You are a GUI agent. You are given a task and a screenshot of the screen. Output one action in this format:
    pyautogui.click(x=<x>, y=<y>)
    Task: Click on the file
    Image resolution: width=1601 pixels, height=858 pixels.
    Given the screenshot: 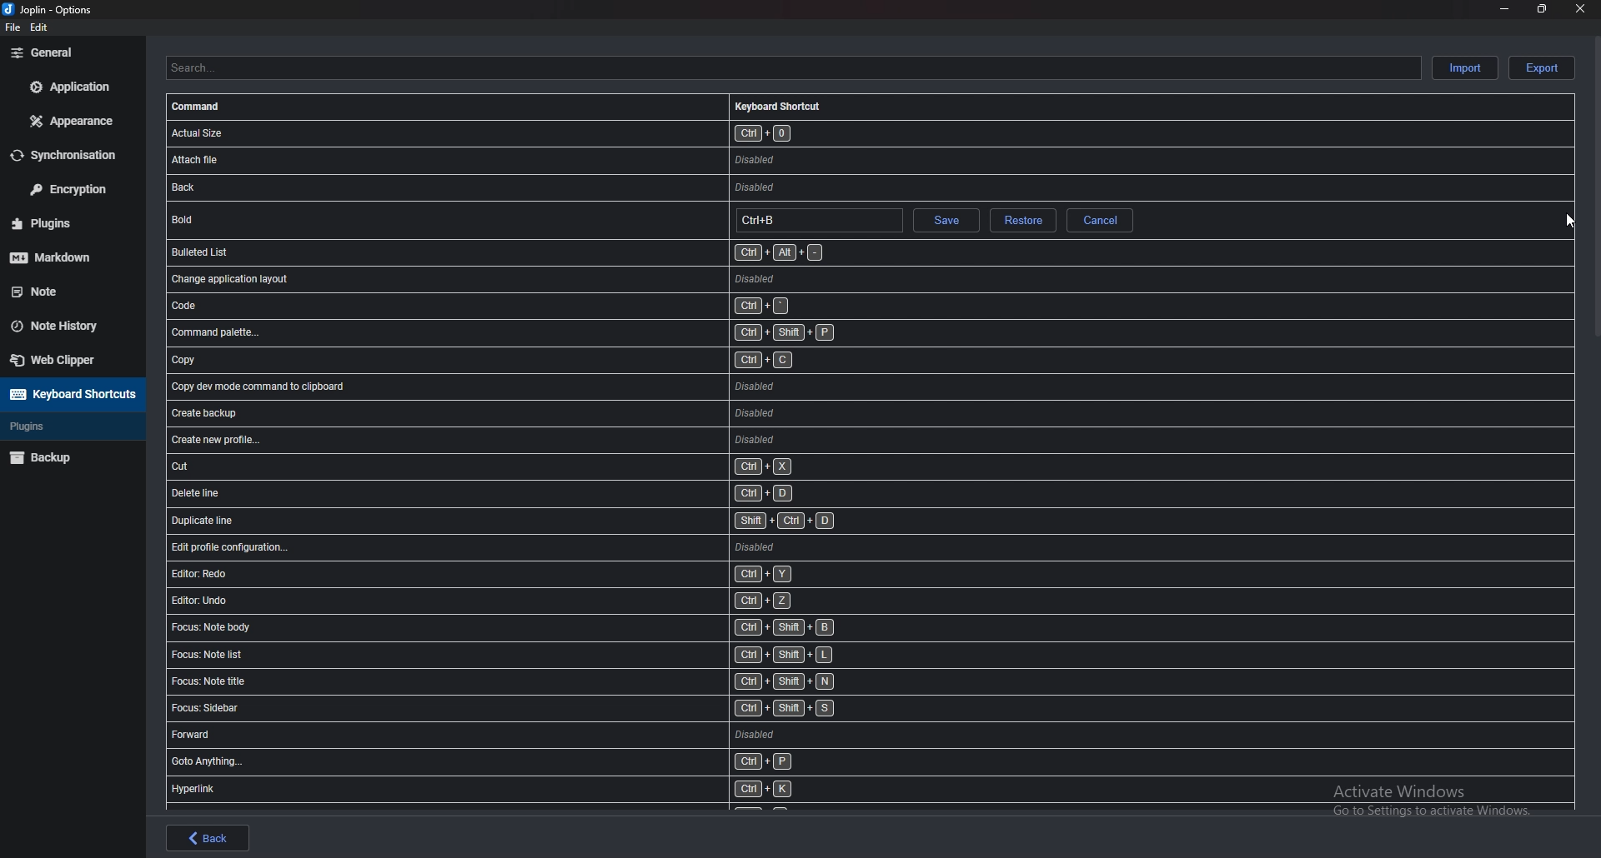 What is the action you would take?
    pyautogui.click(x=13, y=29)
    